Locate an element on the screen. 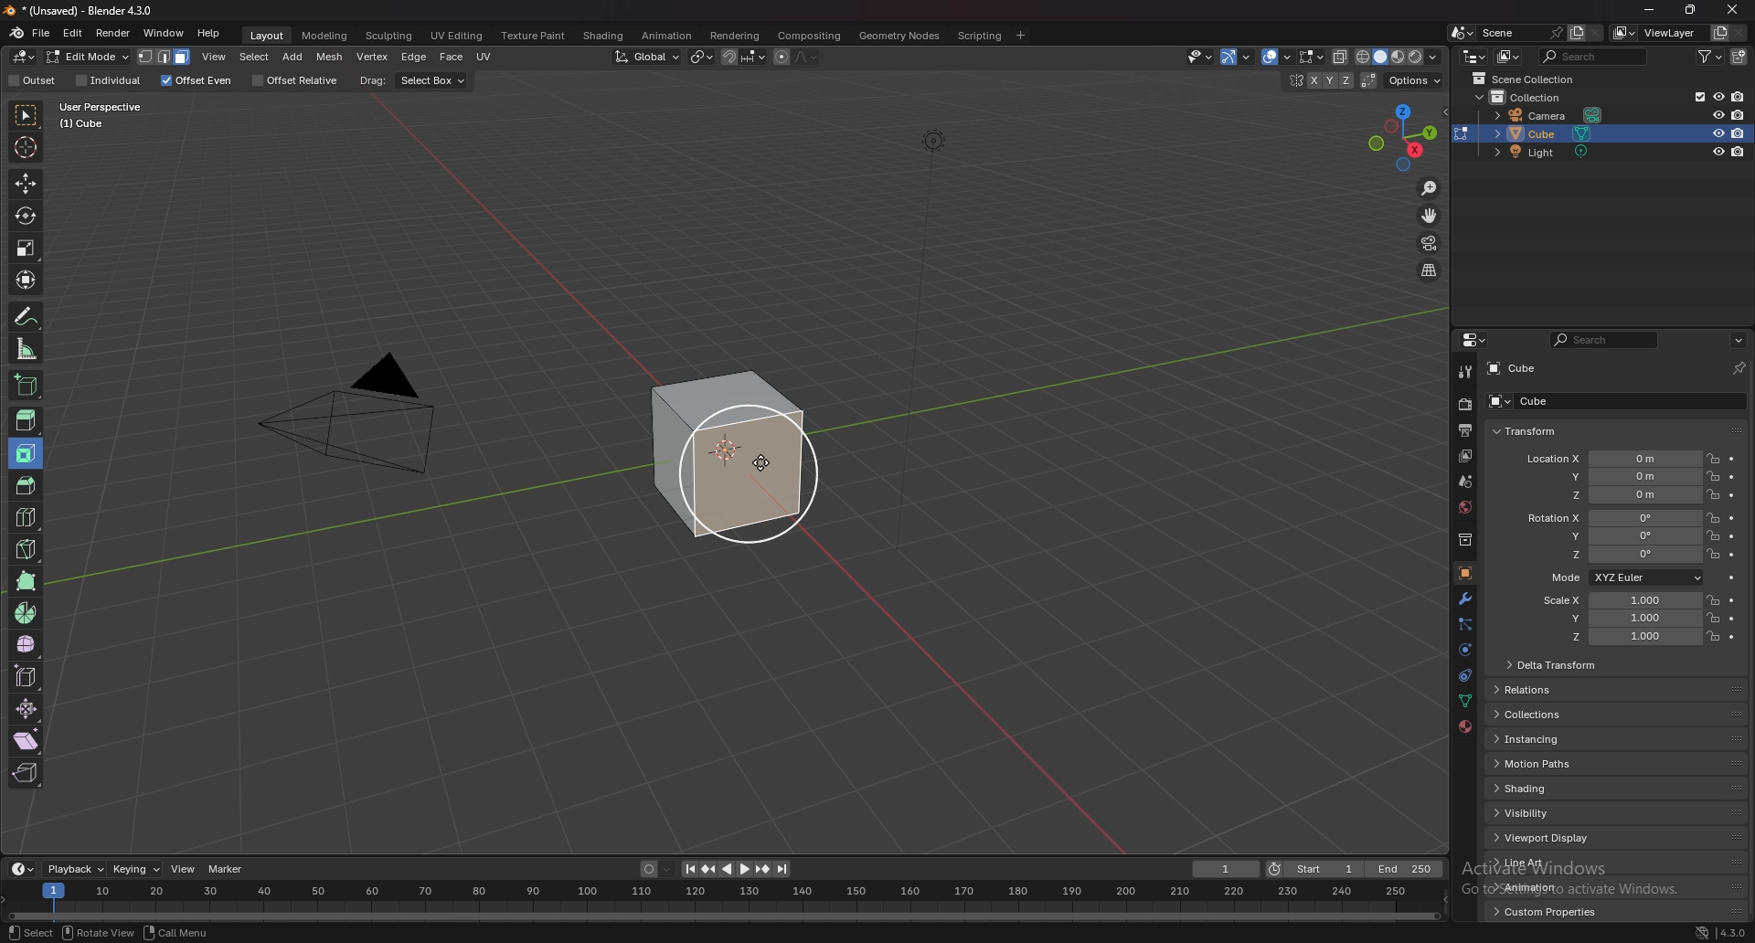  add workspace is located at coordinates (1020, 36).